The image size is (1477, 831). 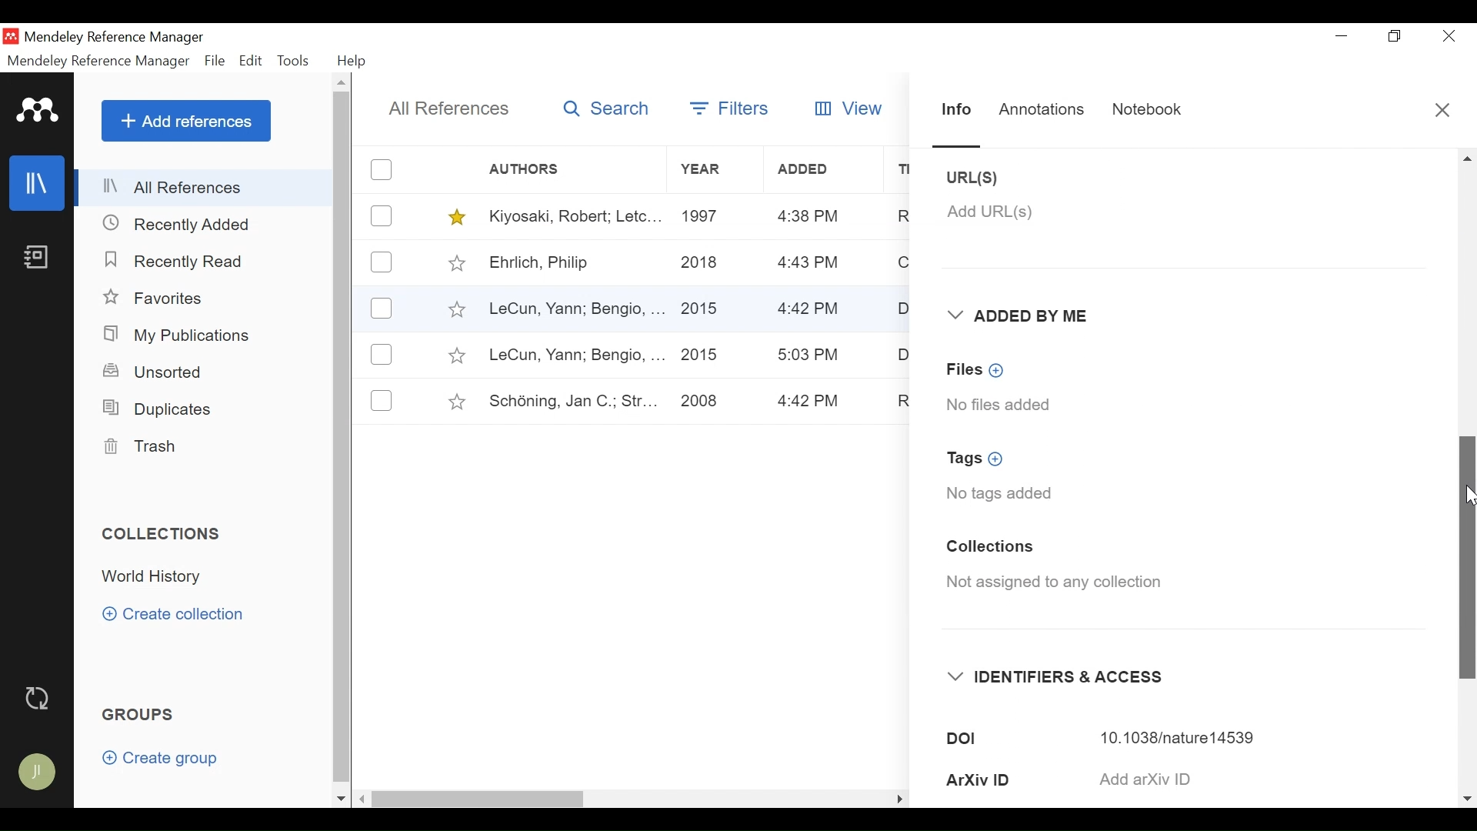 What do you see at coordinates (38, 182) in the screenshot?
I see `Library` at bounding box center [38, 182].